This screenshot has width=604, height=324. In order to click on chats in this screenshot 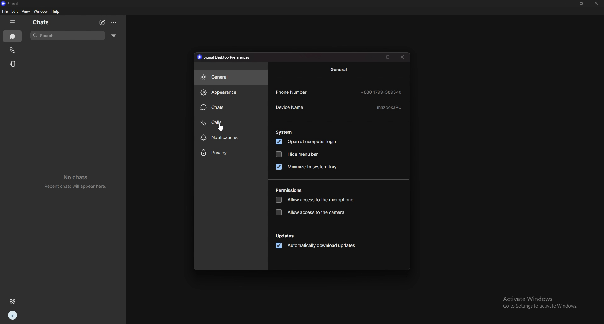, I will do `click(231, 107)`.